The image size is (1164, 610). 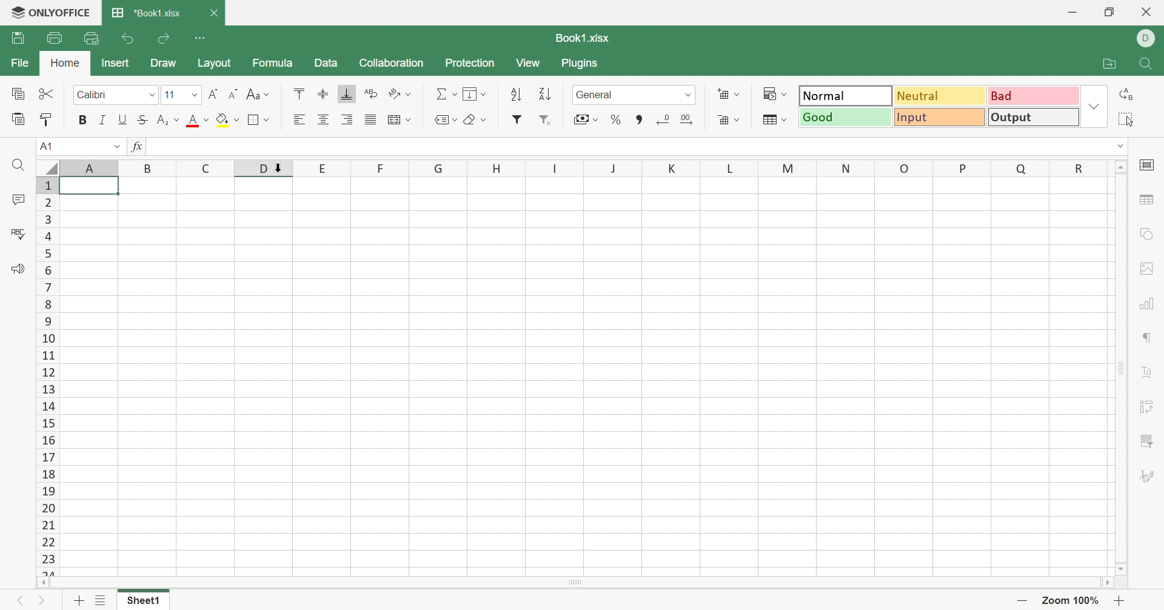 What do you see at coordinates (718, 119) in the screenshot?
I see `Delete cells` at bounding box center [718, 119].